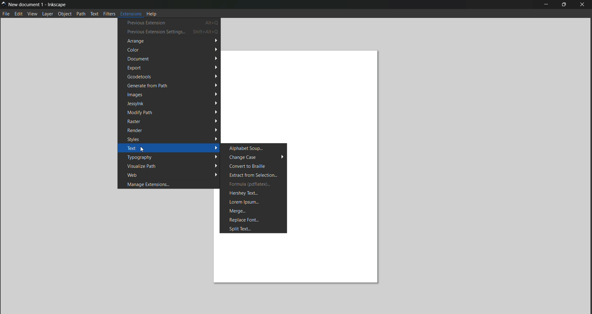 The image size is (592, 314). Describe the element at coordinates (169, 23) in the screenshot. I see `previous extension` at that location.